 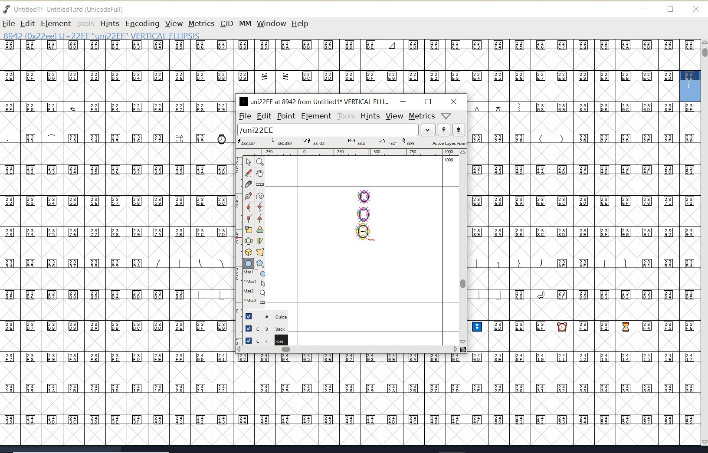 What do you see at coordinates (249, 162) in the screenshot?
I see `pointer` at bounding box center [249, 162].